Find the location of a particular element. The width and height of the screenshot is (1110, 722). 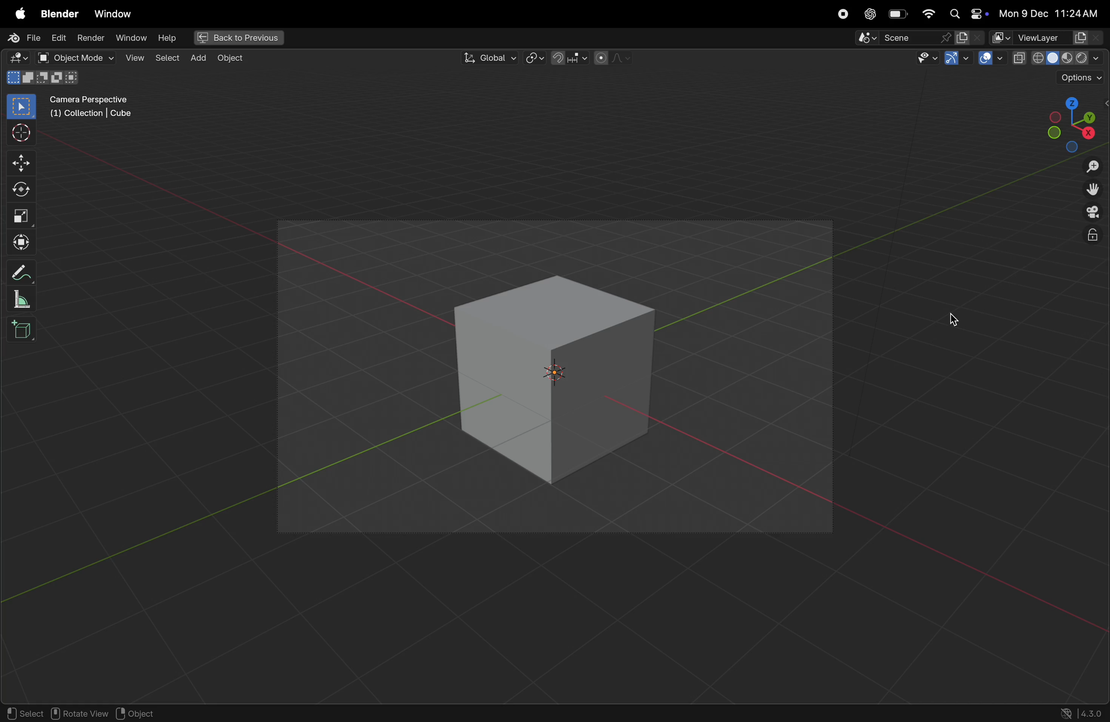

cursor is located at coordinates (17, 133).